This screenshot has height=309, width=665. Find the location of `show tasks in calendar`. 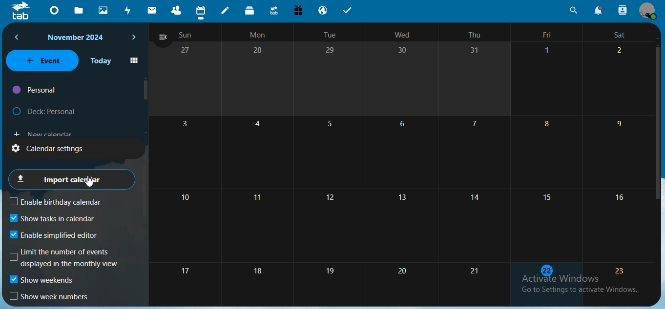

show tasks in calendar is located at coordinates (52, 219).